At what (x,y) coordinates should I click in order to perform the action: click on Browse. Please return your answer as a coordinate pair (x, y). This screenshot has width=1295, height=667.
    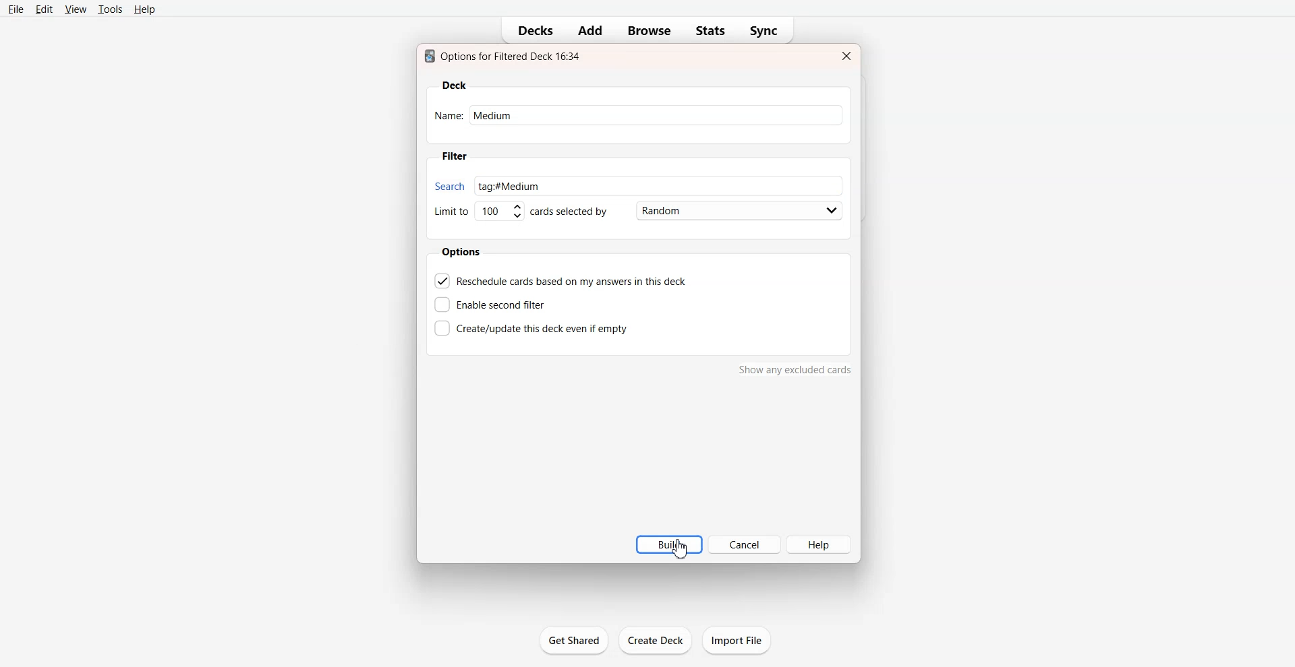
    Looking at the image, I should click on (650, 31).